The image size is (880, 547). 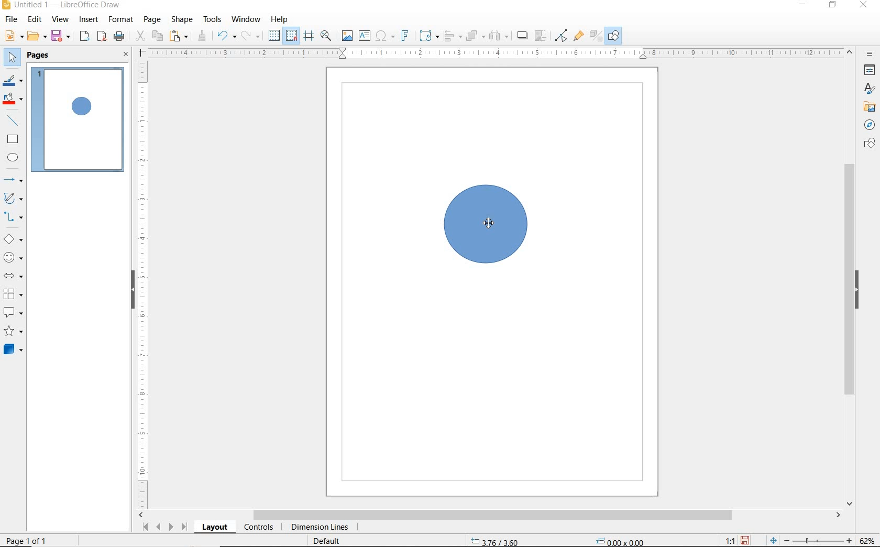 What do you see at coordinates (346, 36) in the screenshot?
I see `INSERT IMAGE` at bounding box center [346, 36].